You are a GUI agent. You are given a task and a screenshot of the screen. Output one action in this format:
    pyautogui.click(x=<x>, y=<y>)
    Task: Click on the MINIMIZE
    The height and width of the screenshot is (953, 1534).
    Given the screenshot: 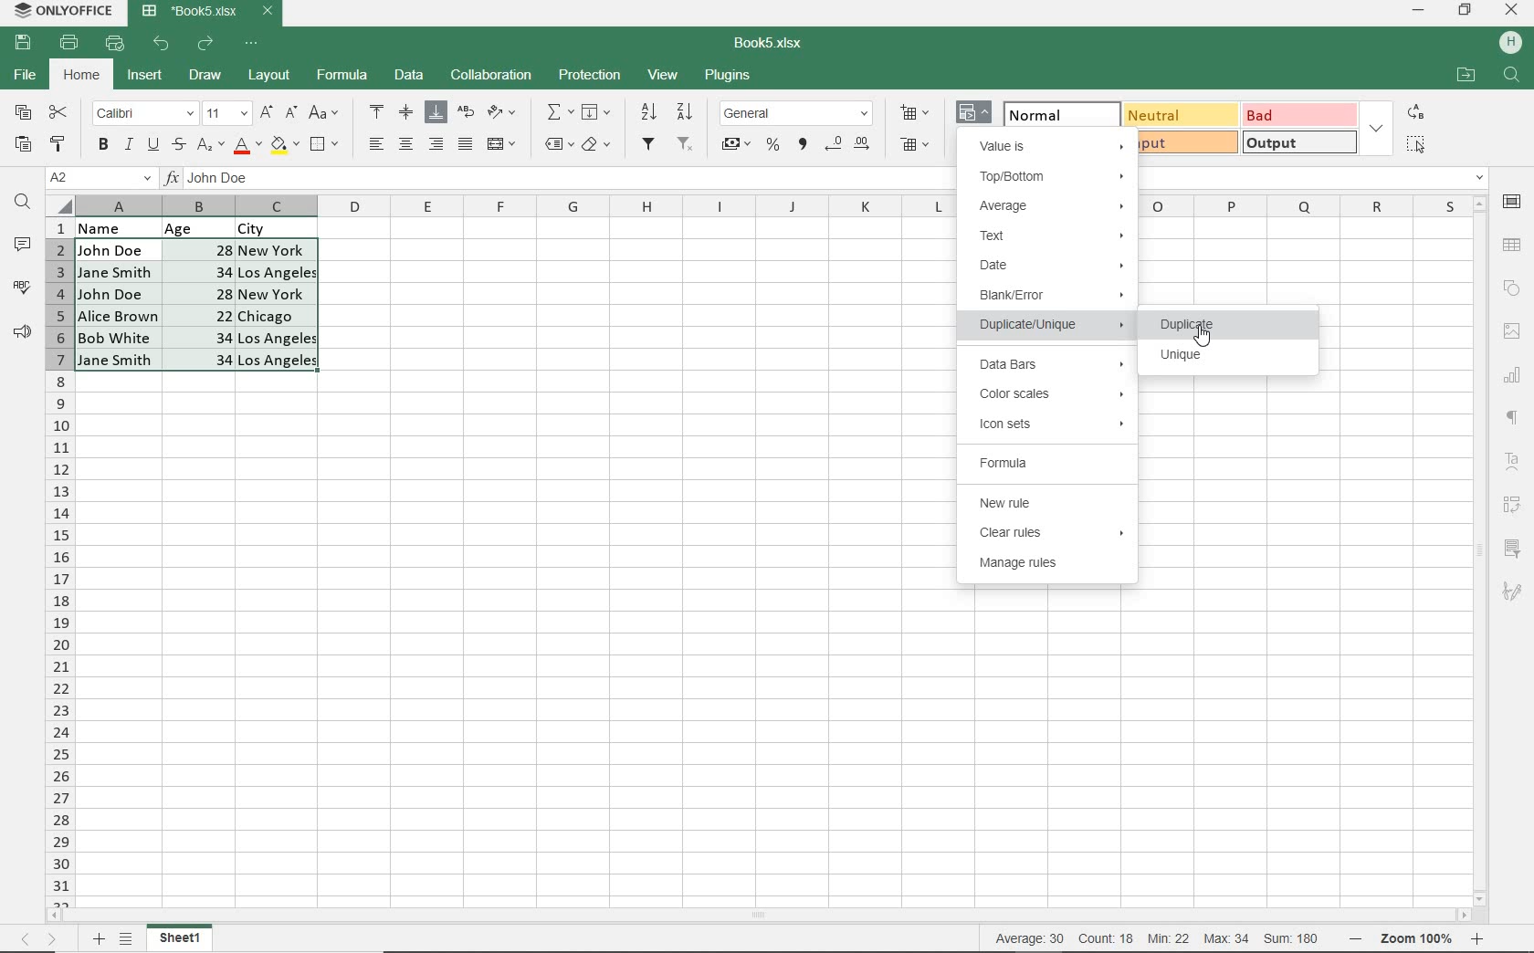 What is the action you would take?
    pyautogui.click(x=1420, y=11)
    